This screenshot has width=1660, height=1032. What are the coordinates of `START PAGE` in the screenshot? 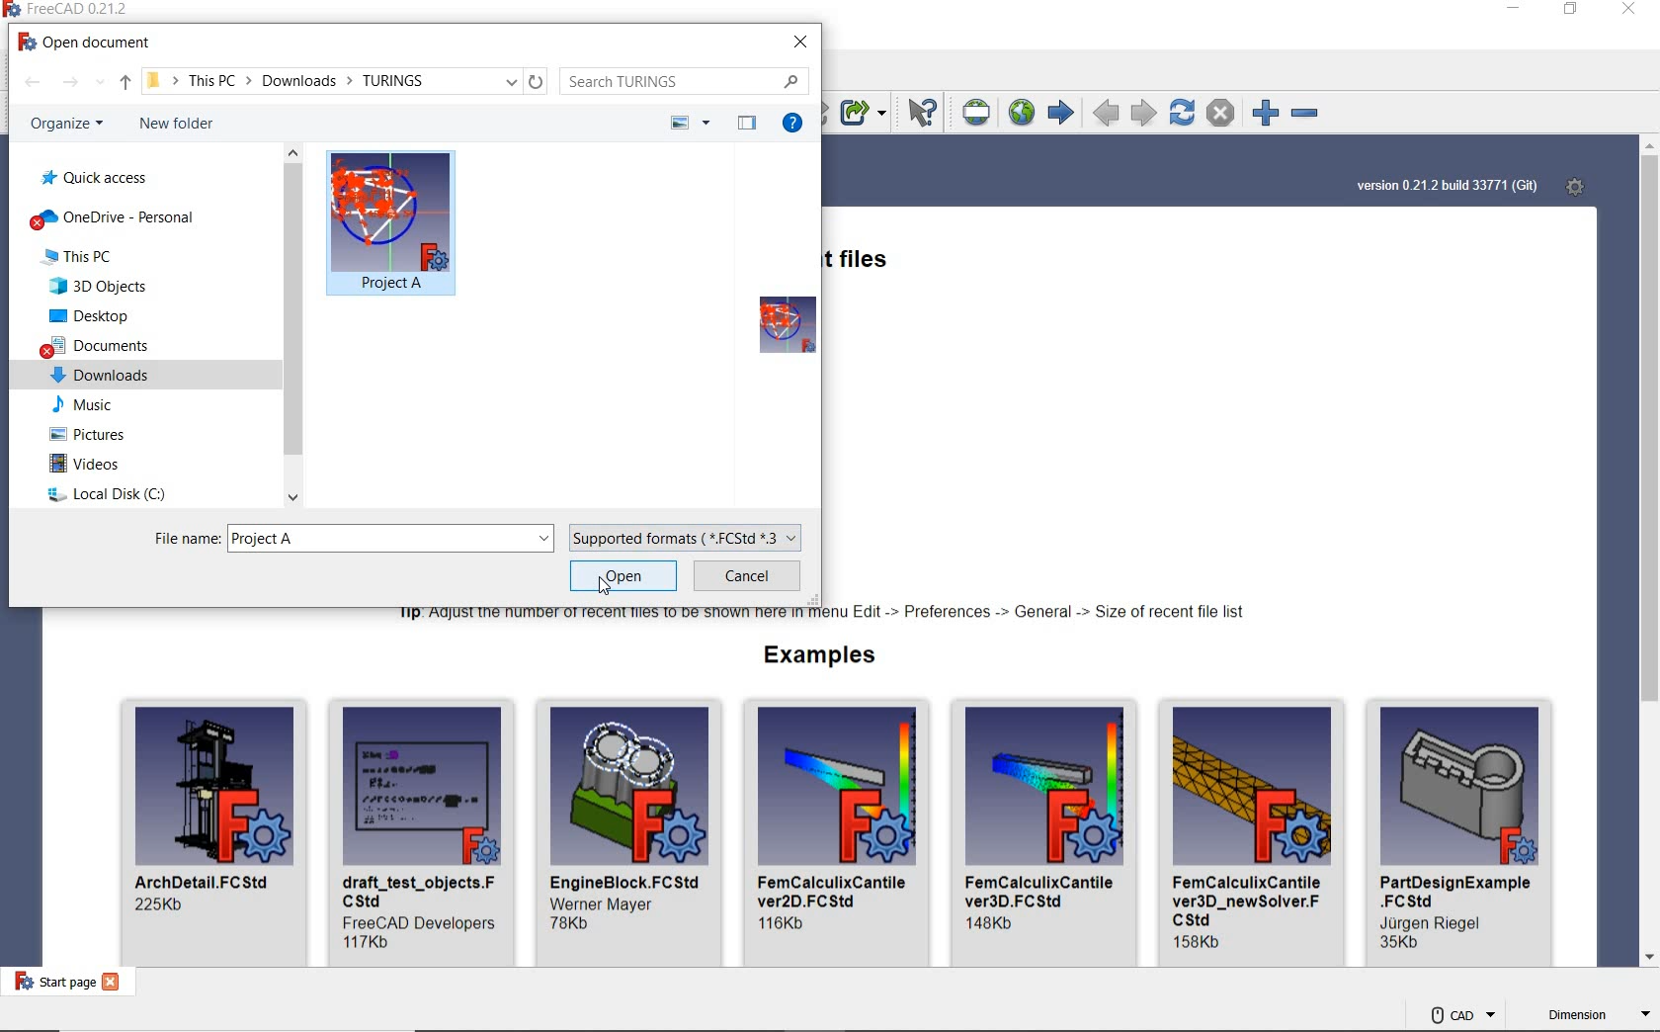 It's located at (49, 981).